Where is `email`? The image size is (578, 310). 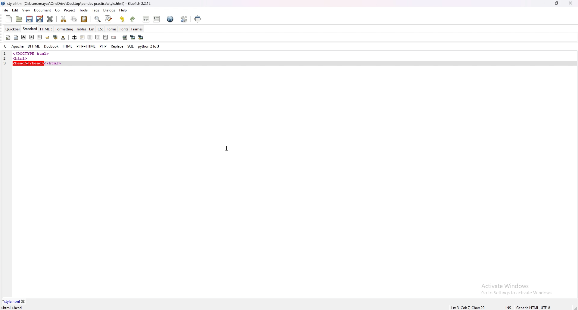
email is located at coordinates (113, 38).